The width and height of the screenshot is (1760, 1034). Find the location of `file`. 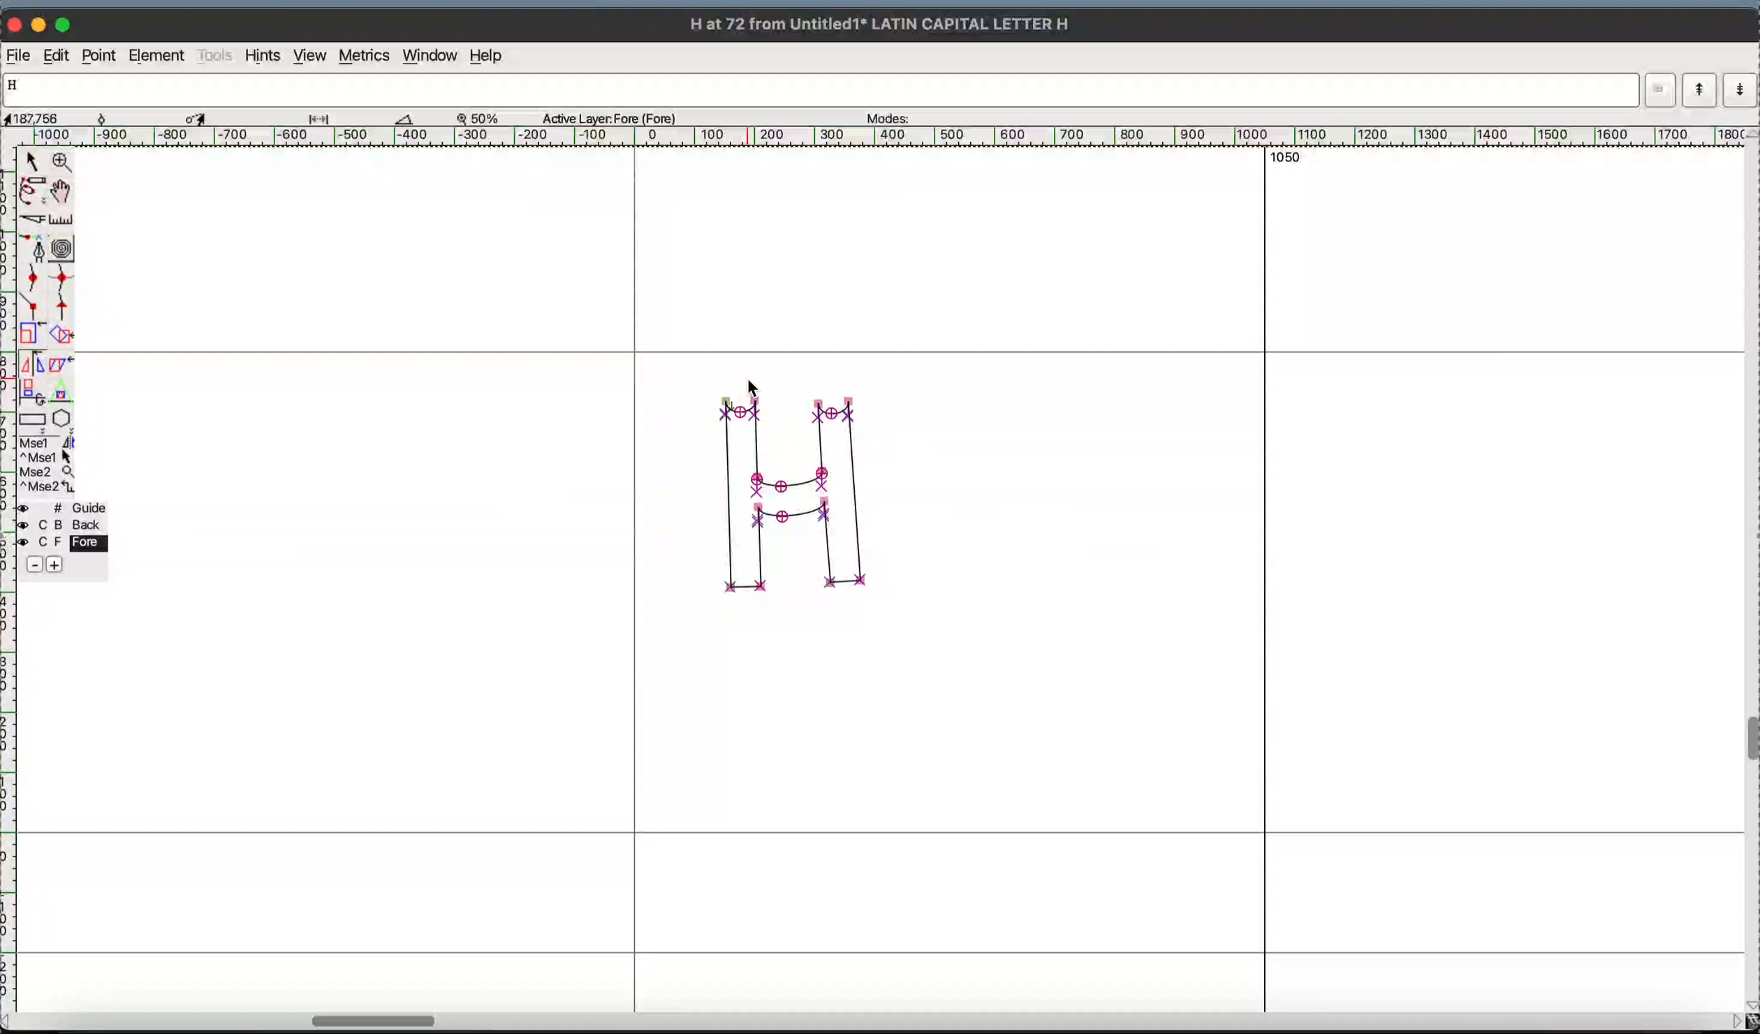

file is located at coordinates (19, 55).